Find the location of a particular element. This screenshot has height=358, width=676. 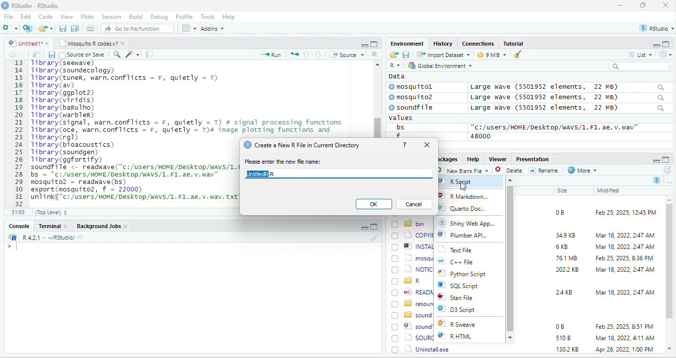

R is located at coordinates (394, 66).